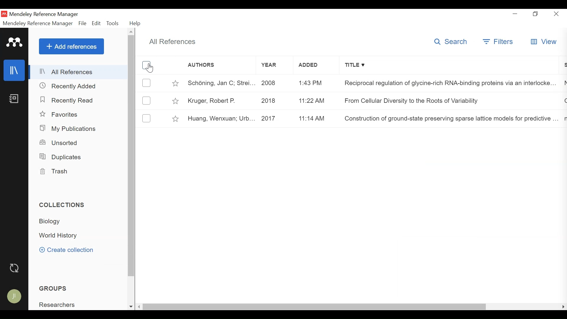 Image resolution: width=567 pixels, height=319 pixels. I want to click on Mendeley Desktop Icon, so click(4, 14).